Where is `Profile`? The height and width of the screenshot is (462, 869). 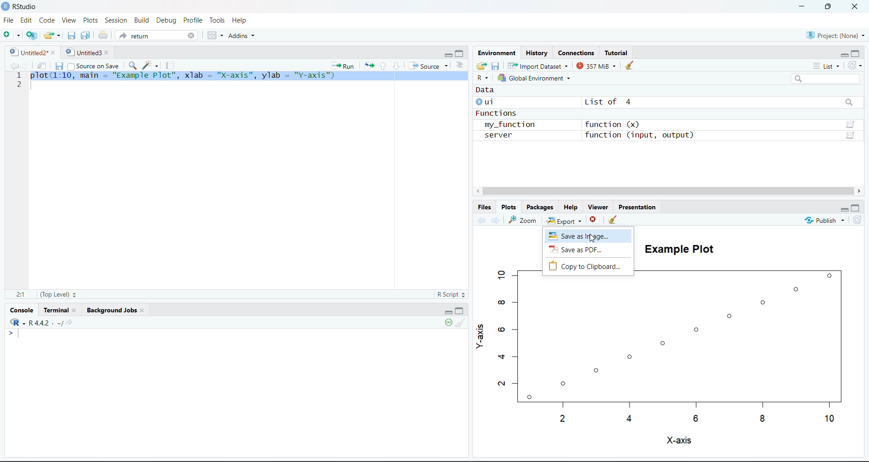 Profile is located at coordinates (194, 19).